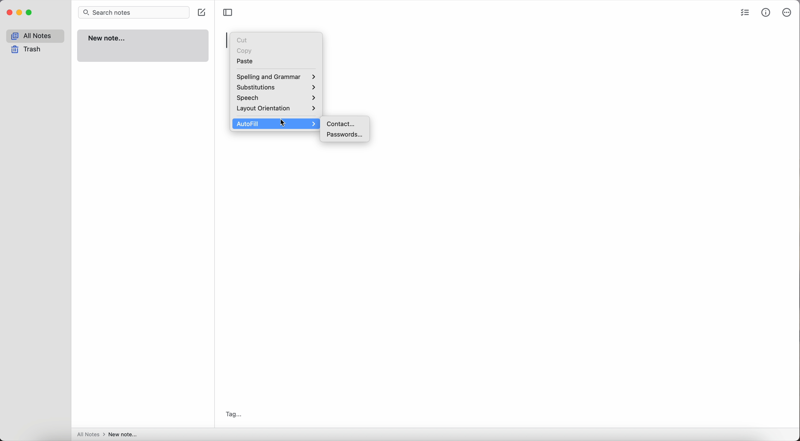 The image size is (800, 441). I want to click on paste, so click(246, 61).